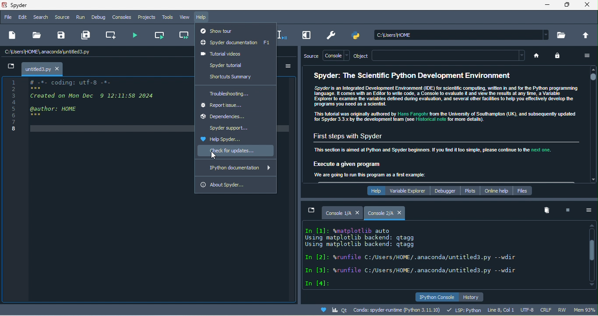 This screenshot has width=598, height=316. Describe the element at coordinates (559, 57) in the screenshot. I see `lock` at that location.